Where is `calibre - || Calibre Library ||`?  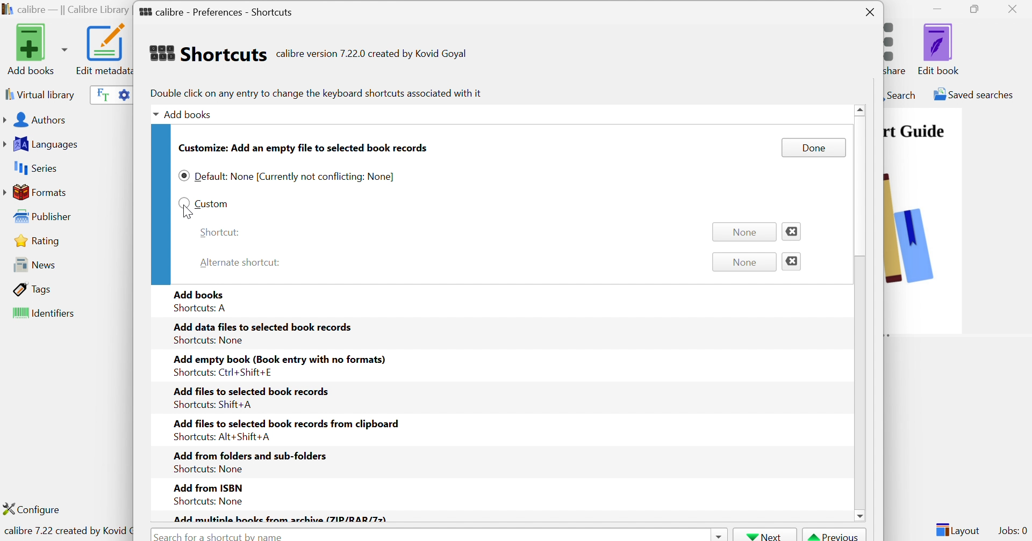 calibre - || Calibre Library || is located at coordinates (65, 10).